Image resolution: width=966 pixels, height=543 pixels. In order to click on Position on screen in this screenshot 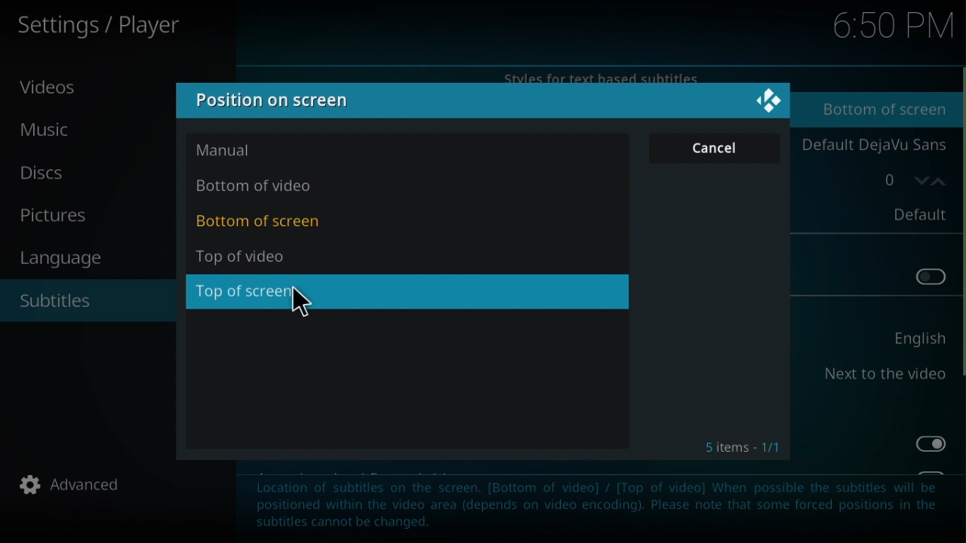, I will do `click(271, 98)`.